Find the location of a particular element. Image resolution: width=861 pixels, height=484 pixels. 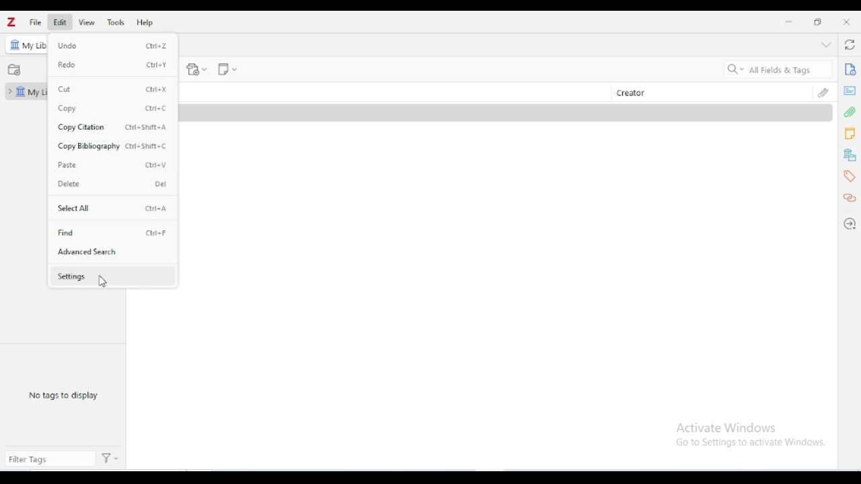

maximize is located at coordinates (817, 22).